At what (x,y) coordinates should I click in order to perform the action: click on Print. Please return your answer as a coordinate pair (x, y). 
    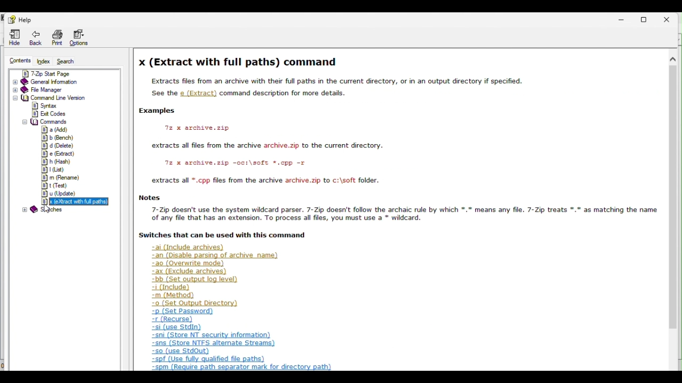
    Looking at the image, I should click on (56, 39).